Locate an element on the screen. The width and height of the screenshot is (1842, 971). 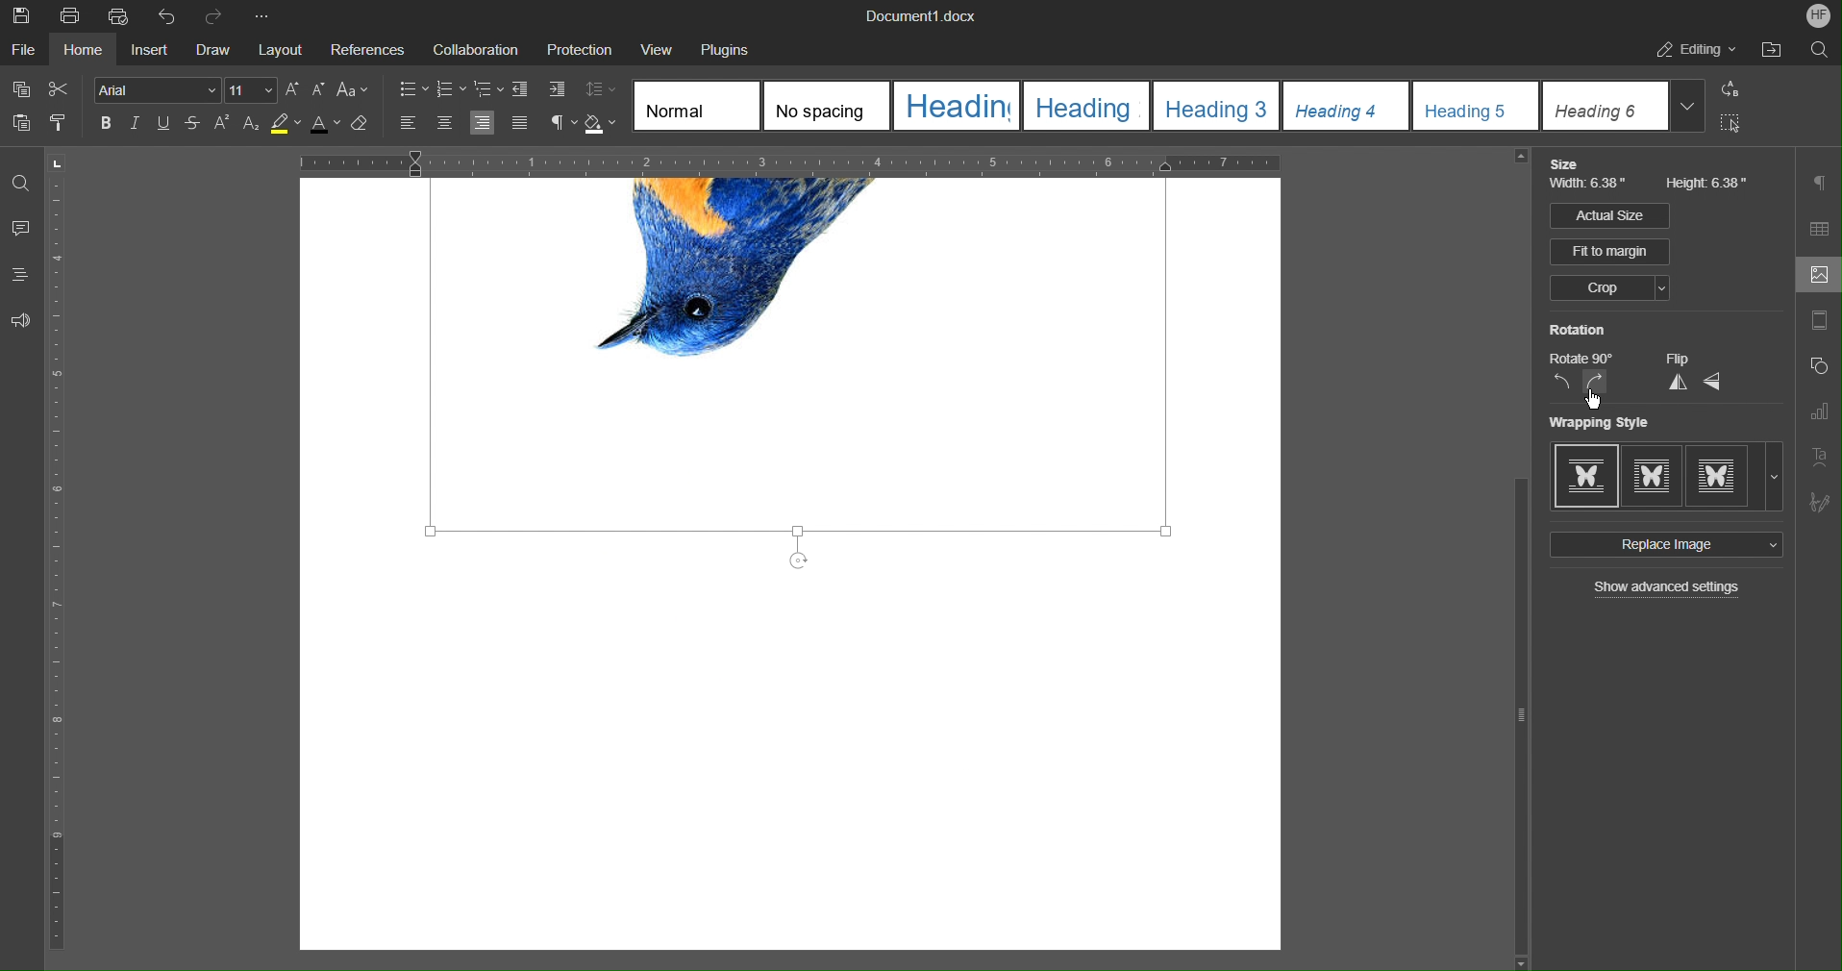
Decrease Font Size is located at coordinates (317, 90).